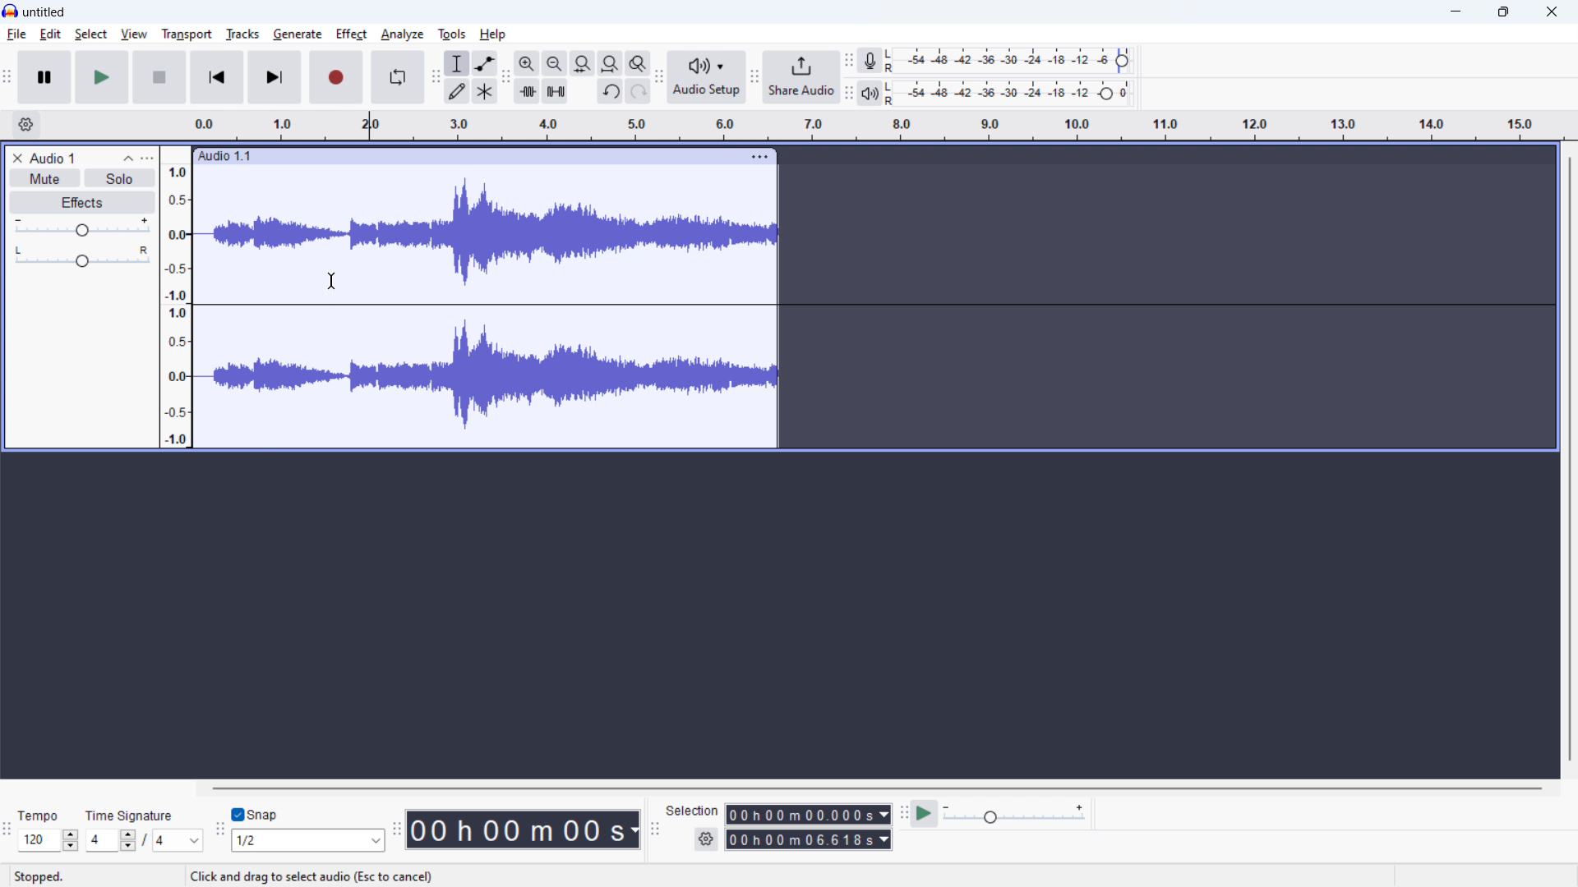 The width and height of the screenshot is (1578, 887). Describe the element at coordinates (485, 306) in the screenshot. I see `track waveform` at that location.